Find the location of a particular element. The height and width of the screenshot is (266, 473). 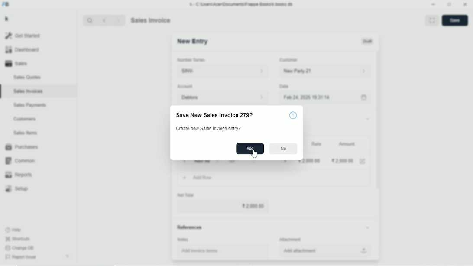

2000.00 is located at coordinates (309, 161).